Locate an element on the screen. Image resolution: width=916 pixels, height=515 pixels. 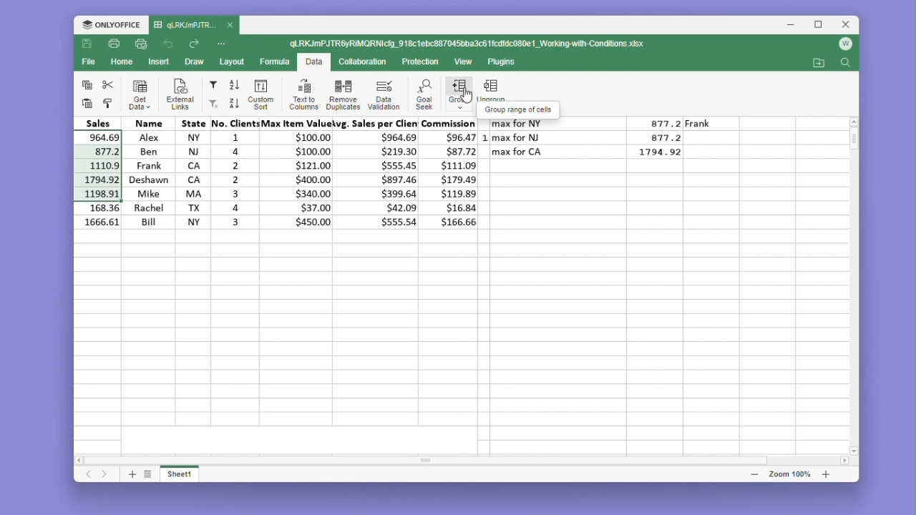
paste formatting is located at coordinates (108, 104).